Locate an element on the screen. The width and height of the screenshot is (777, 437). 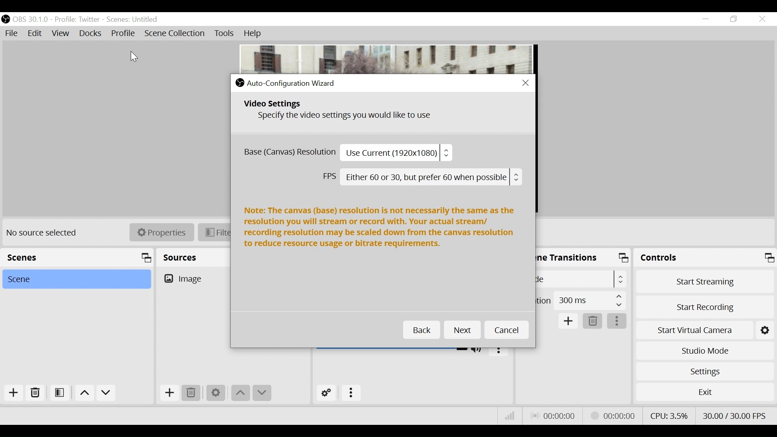
Frame Per Second is located at coordinates (734, 414).